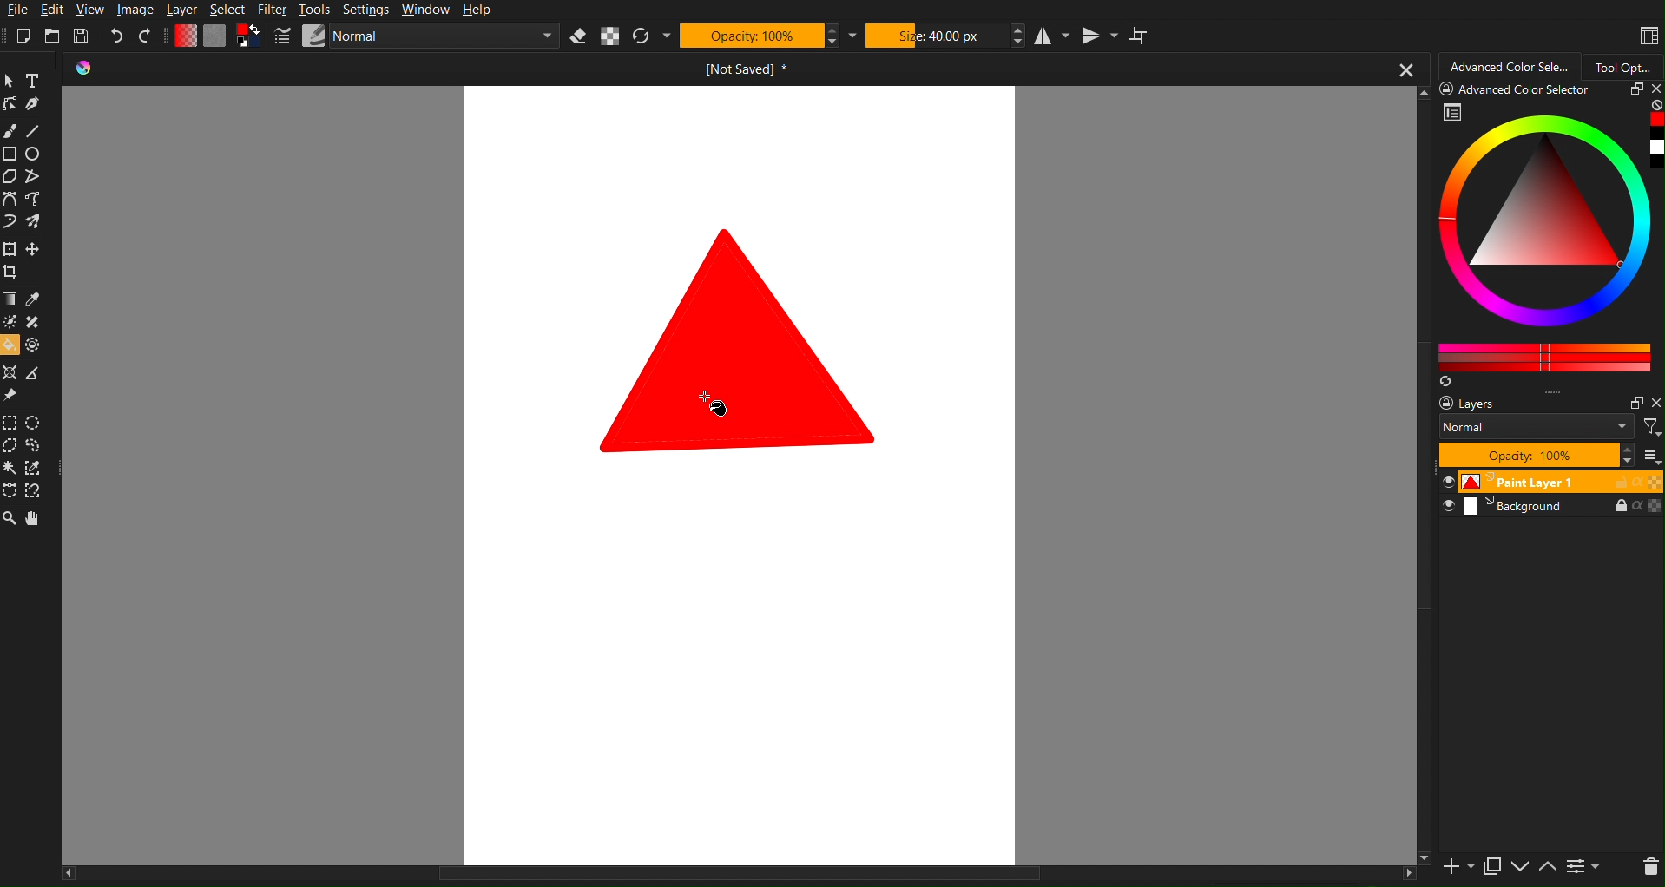 The height and width of the screenshot is (887, 1665). What do you see at coordinates (751, 36) in the screenshot?
I see `Opacity: 100%` at bounding box center [751, 36].